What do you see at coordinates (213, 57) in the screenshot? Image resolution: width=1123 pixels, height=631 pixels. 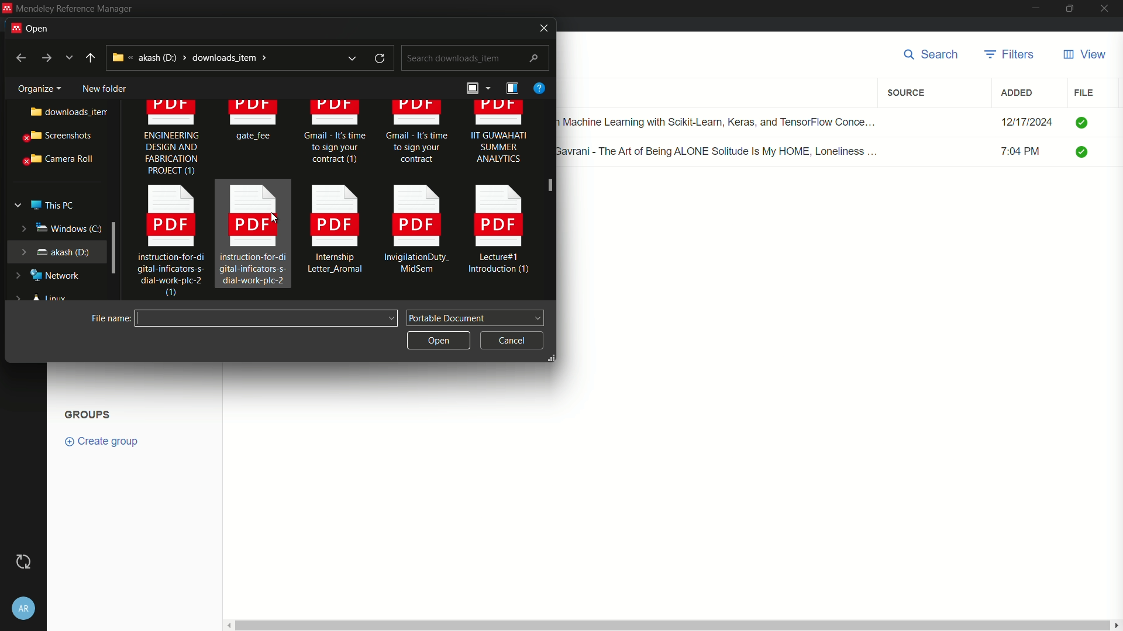 I see `akash (d:) > downloads_item` at bounding box center [213, 57].